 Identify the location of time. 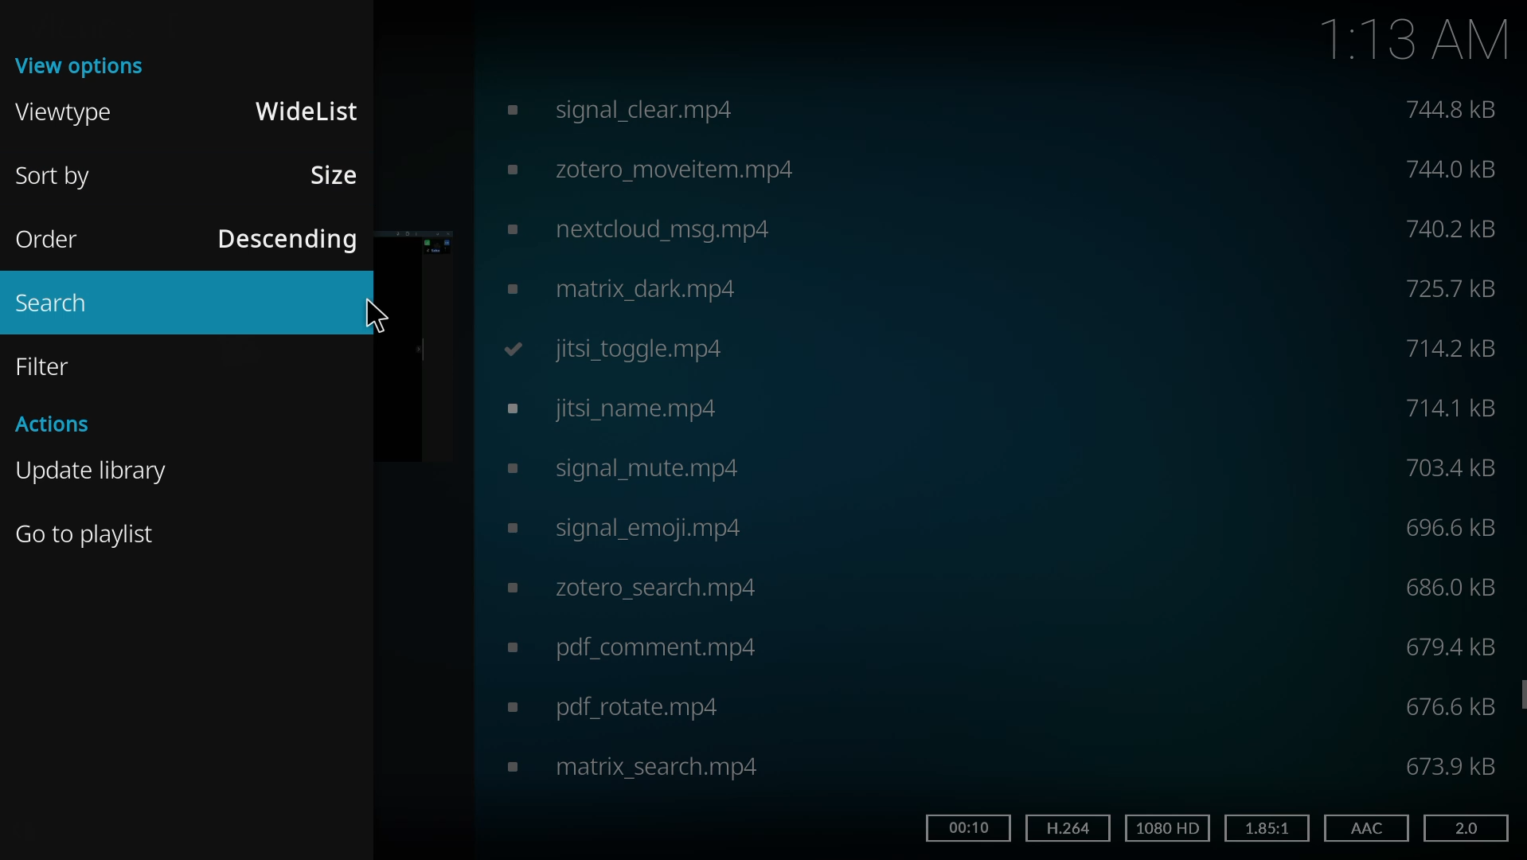
(970, 830).